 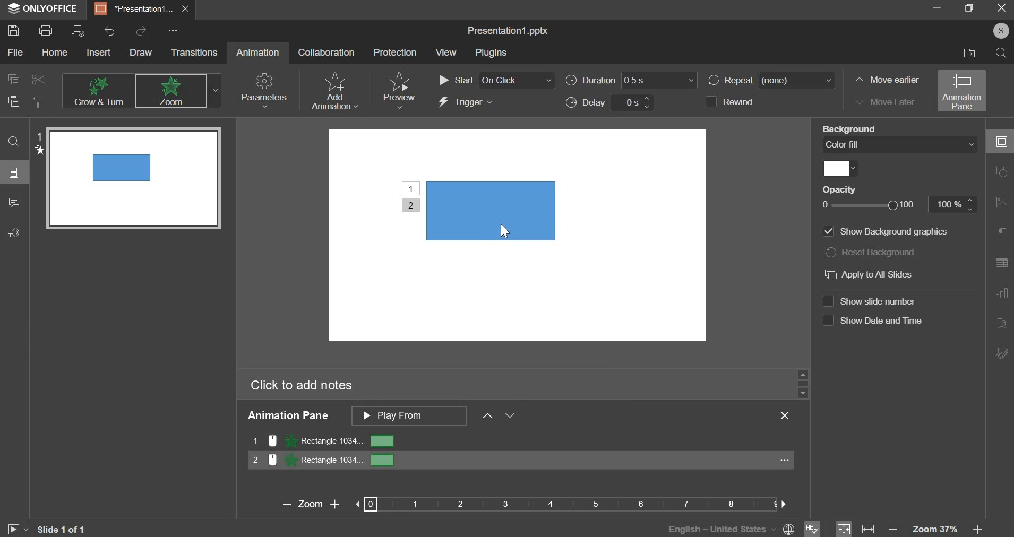 I want to click on Show slide number, so click(x=873, y=300).